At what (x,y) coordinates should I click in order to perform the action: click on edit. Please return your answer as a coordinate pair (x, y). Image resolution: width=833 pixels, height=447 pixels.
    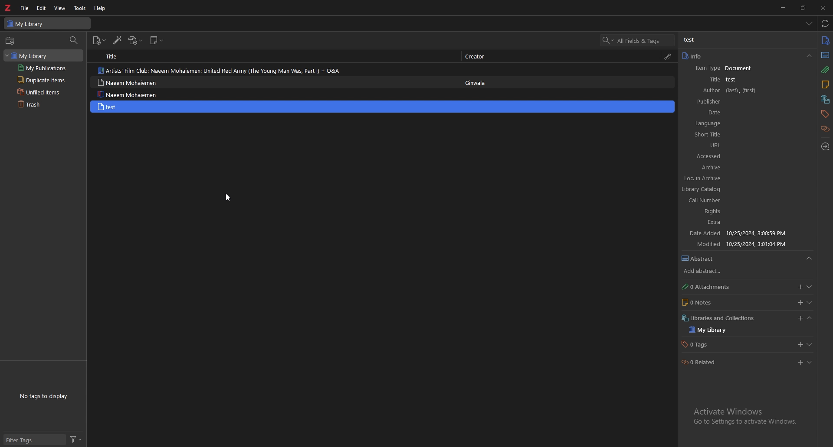
    Looking at the image, I should click on (42, 8).